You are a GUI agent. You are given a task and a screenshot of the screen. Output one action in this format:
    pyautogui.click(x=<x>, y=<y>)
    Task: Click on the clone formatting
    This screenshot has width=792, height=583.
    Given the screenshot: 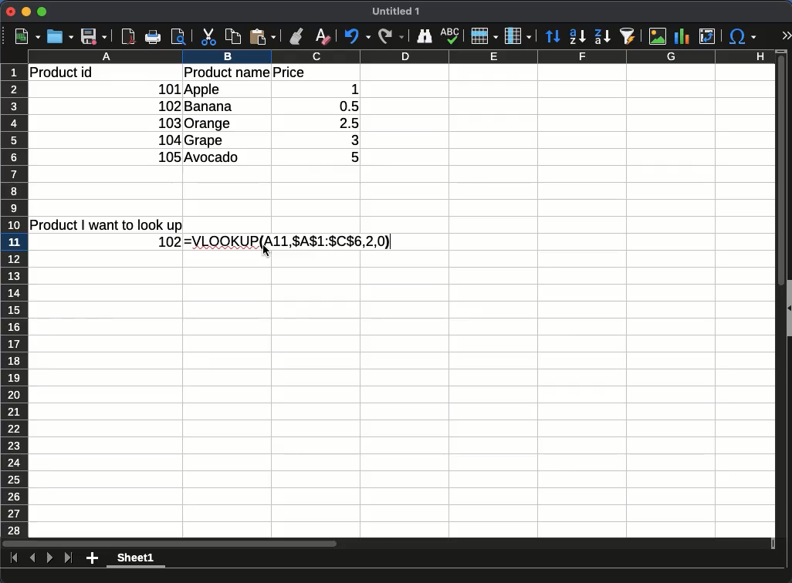 What is the action you would take?
    pyautogui.click(x=295, y=36)
    